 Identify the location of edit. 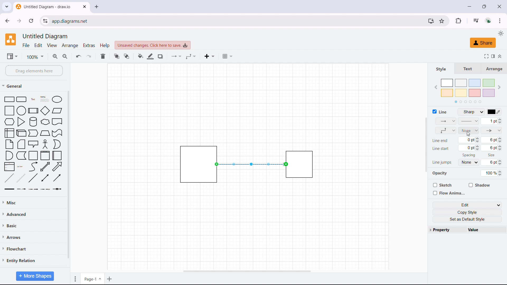
(39, 45).